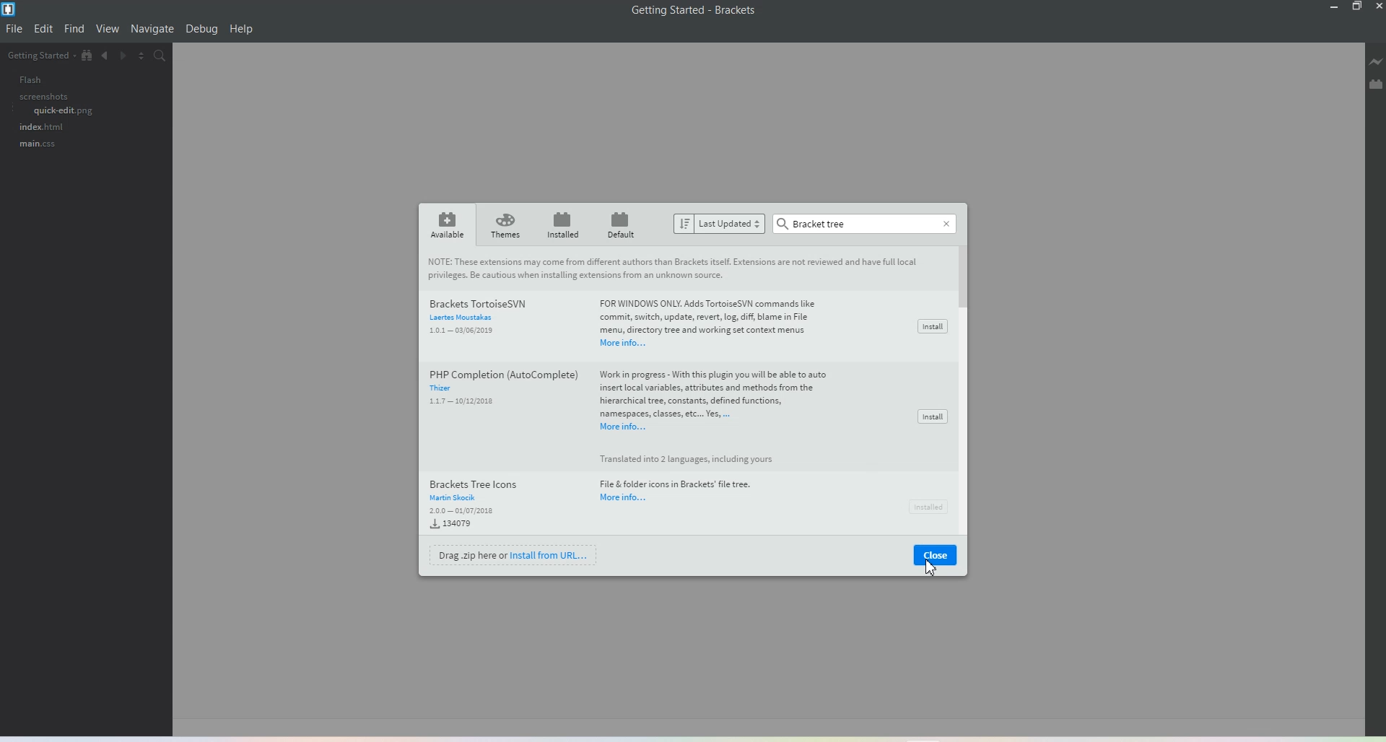  What do you see at coordinates (53, 113) in the screenshot?
I see `quick-edit.png` at bounding box center [53, 113].